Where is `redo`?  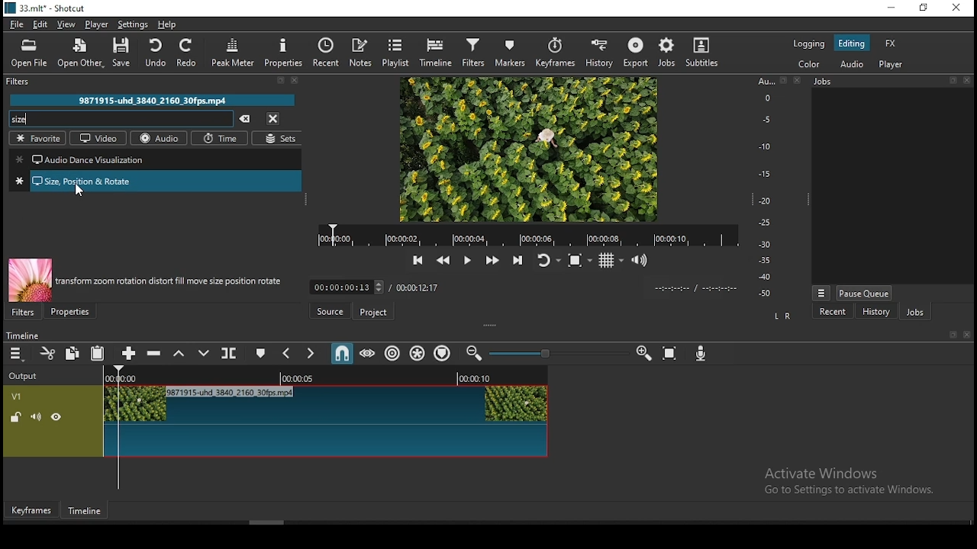 redo is located at coordinates (188, 53).